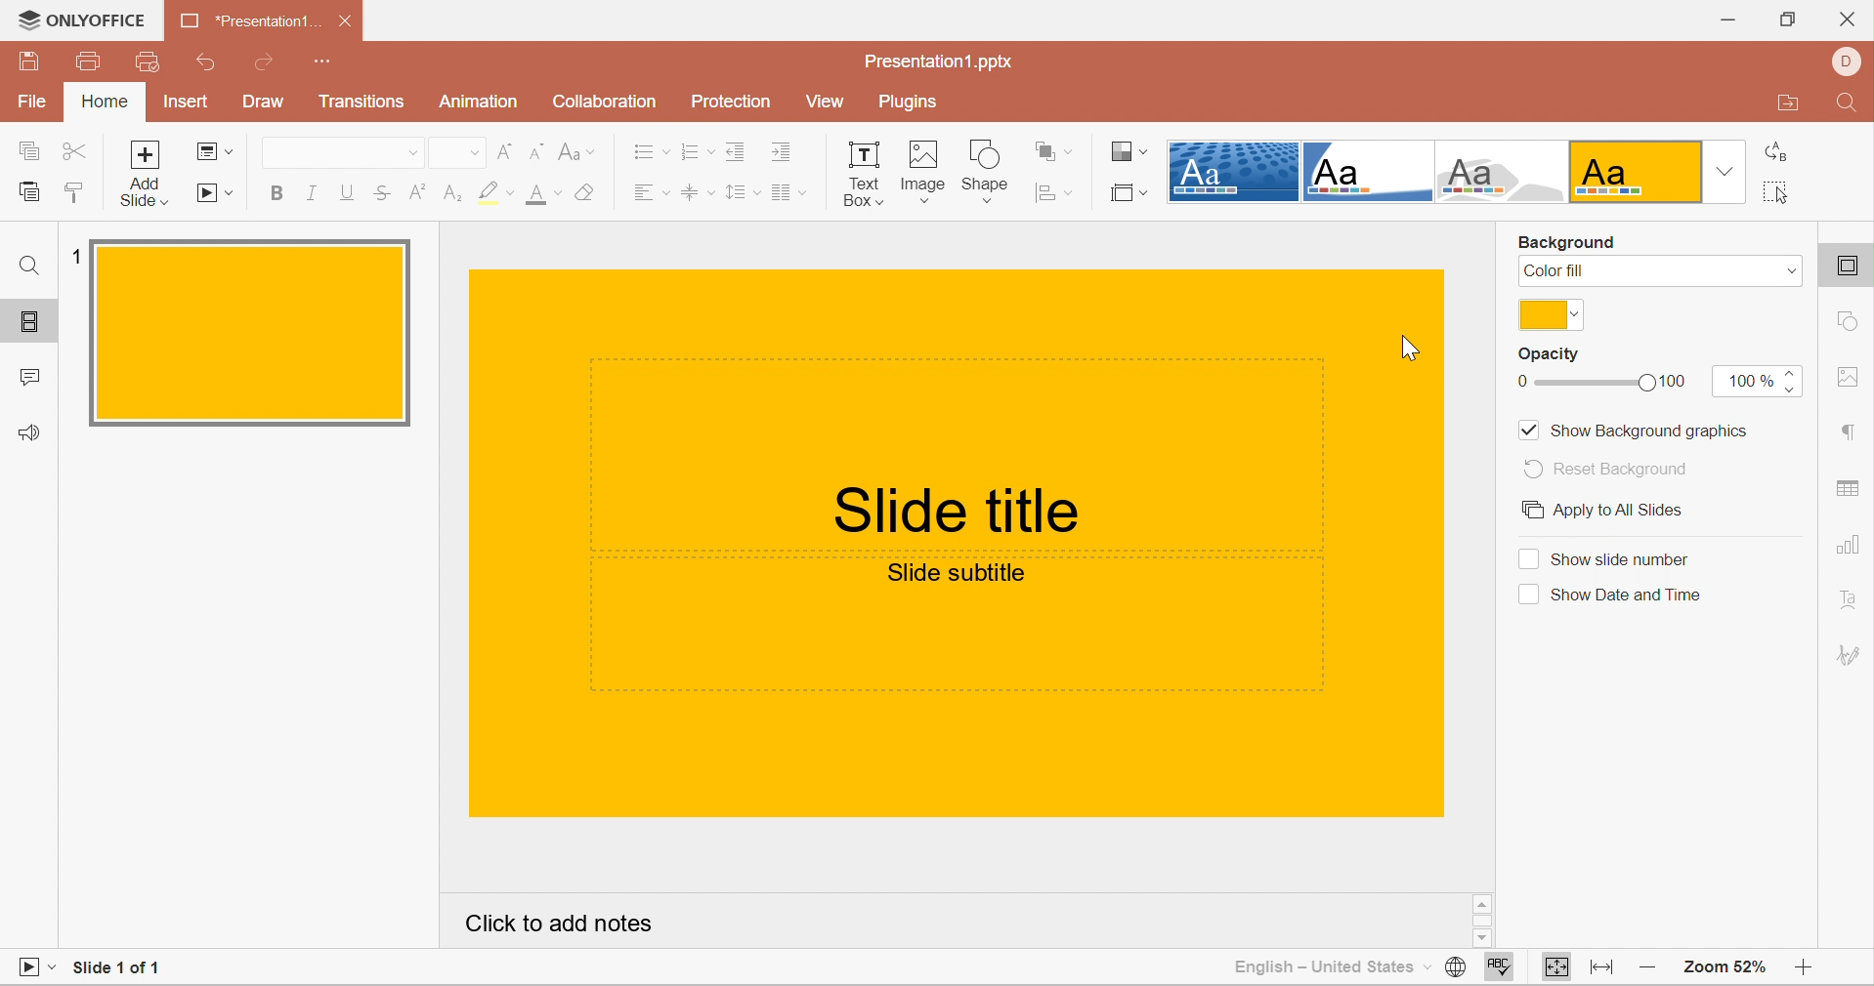  What do you see at coordinates (736, 150) in the screenshot?
I see `Decrease Indent` at bounding box center [736, 150].